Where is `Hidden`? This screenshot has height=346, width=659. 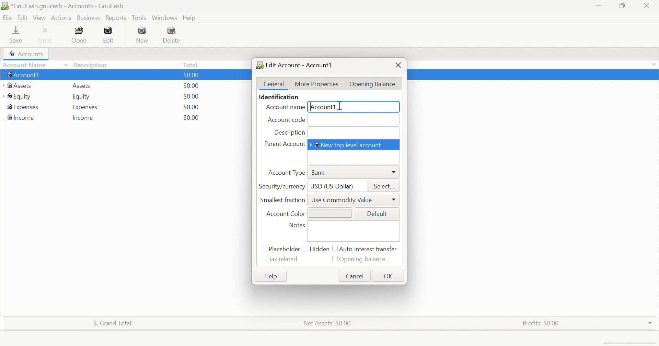
Hidden is located at coordinates (317, 248).